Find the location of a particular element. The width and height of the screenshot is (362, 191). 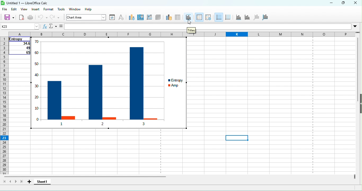

34.6 is located at coordinates (19, 44).